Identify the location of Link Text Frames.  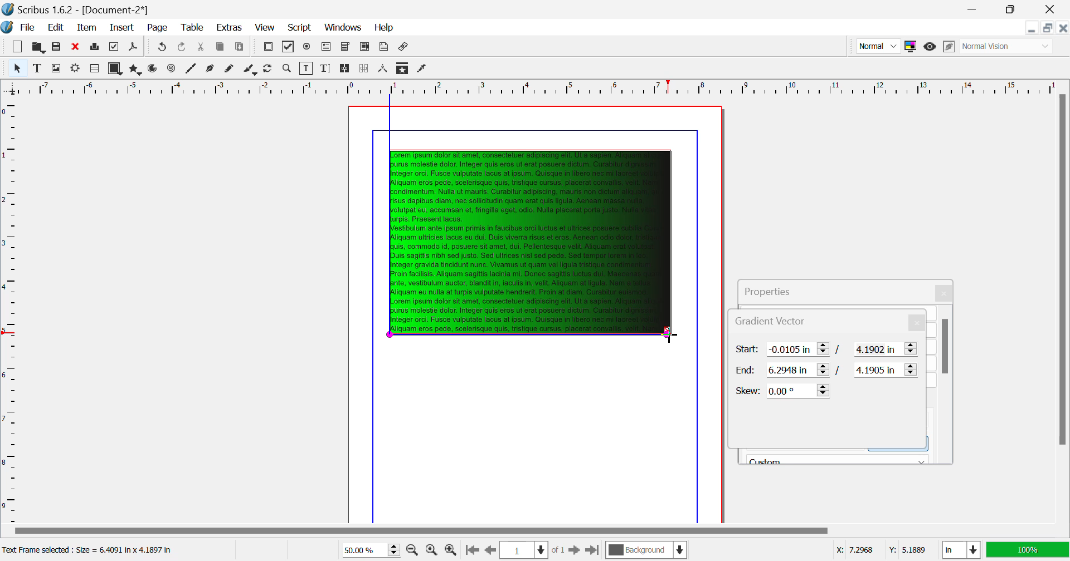
(346, 69).